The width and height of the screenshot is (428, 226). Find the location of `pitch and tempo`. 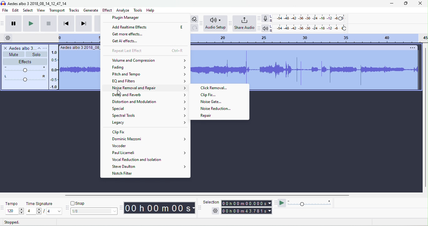

pitch and tempo is located at coordinates (149, 74).